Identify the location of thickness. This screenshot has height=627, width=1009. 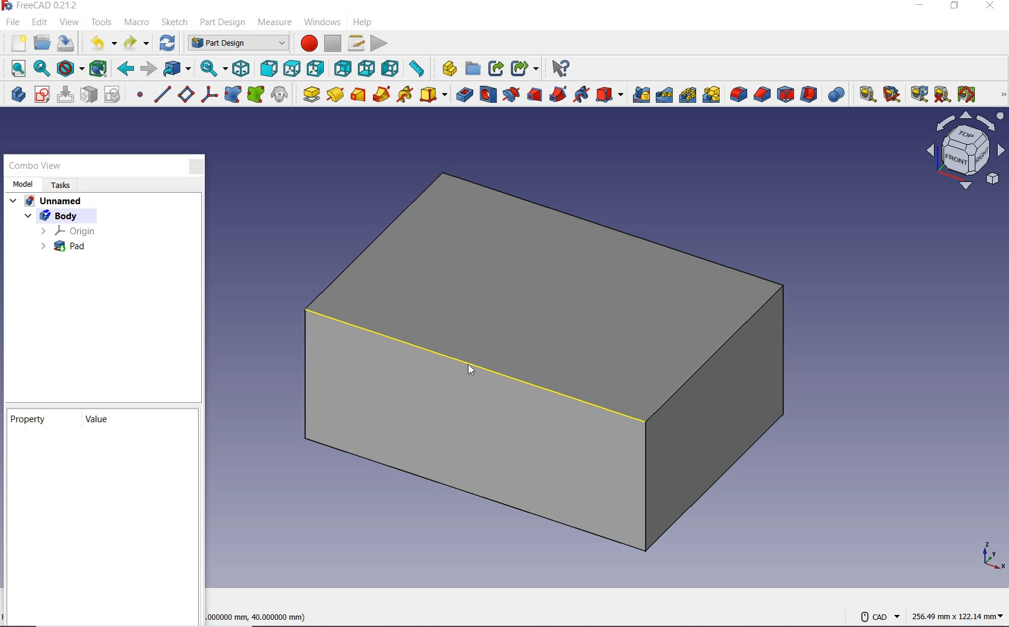
(809, 95).